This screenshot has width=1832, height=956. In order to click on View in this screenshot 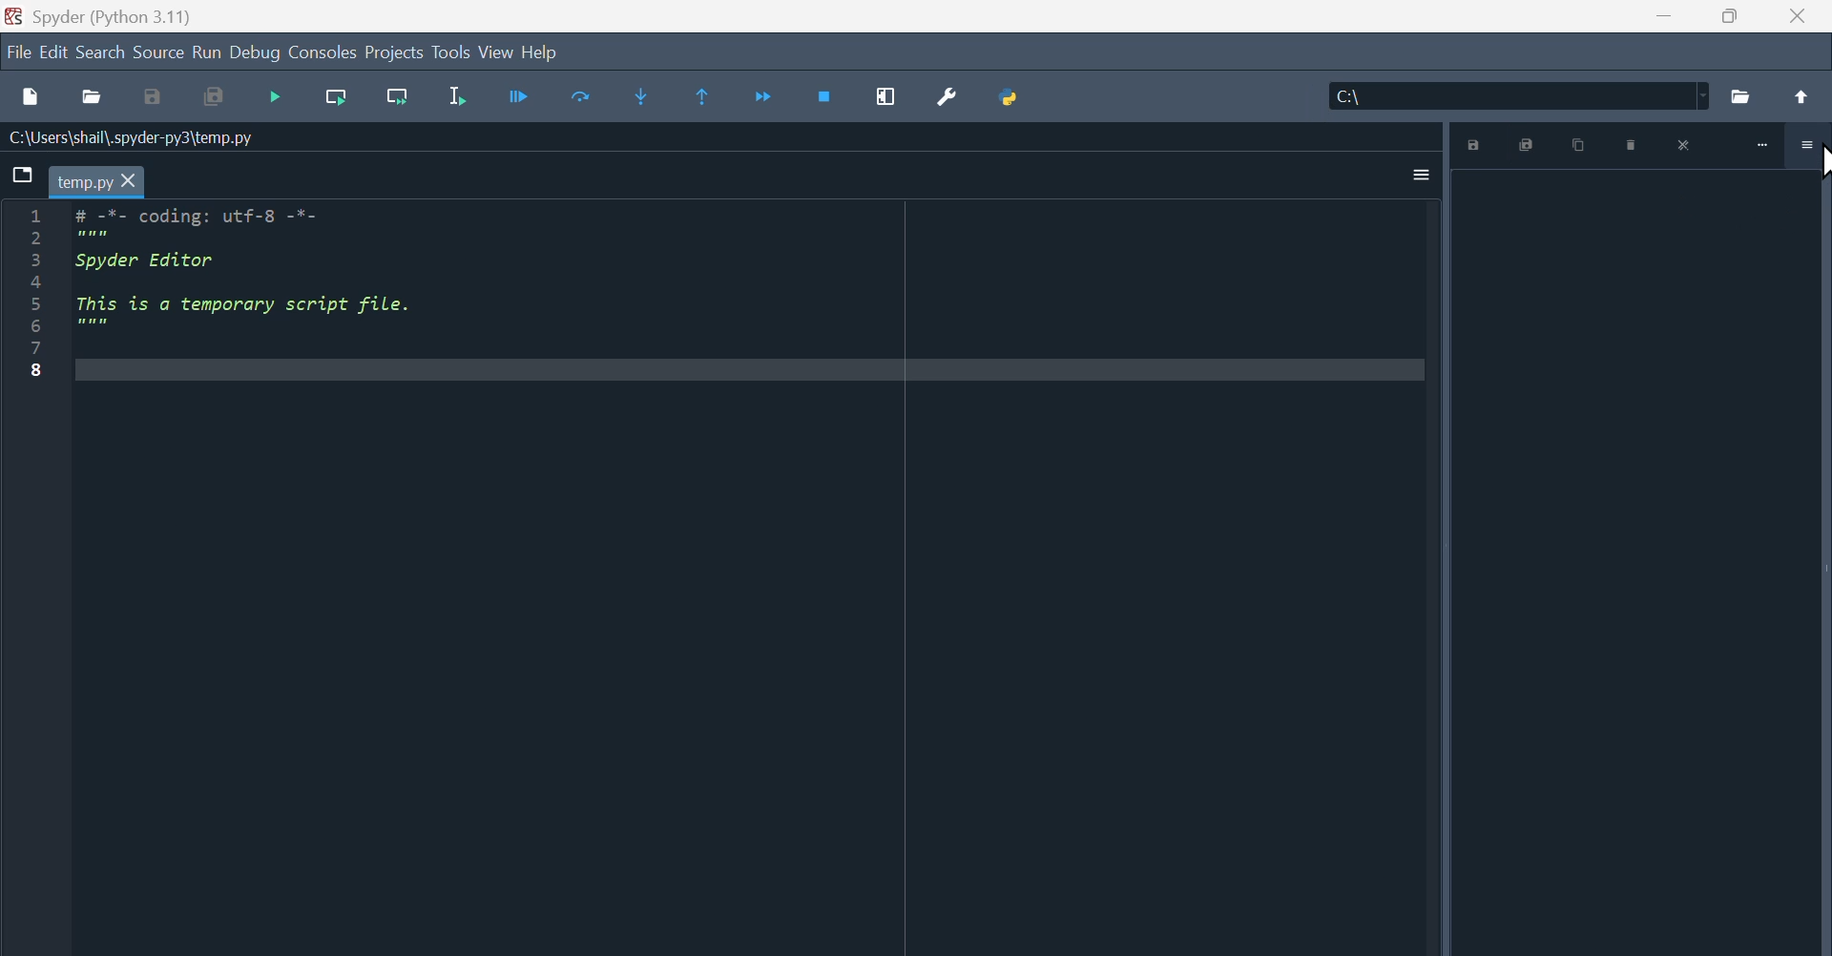, I will do `click(496, 51)`.